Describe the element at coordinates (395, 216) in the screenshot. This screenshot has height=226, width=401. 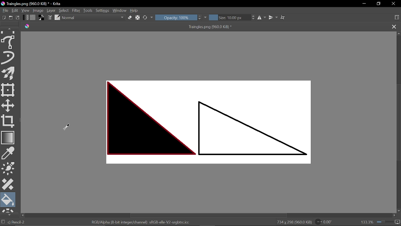
I see `move right` at that location.